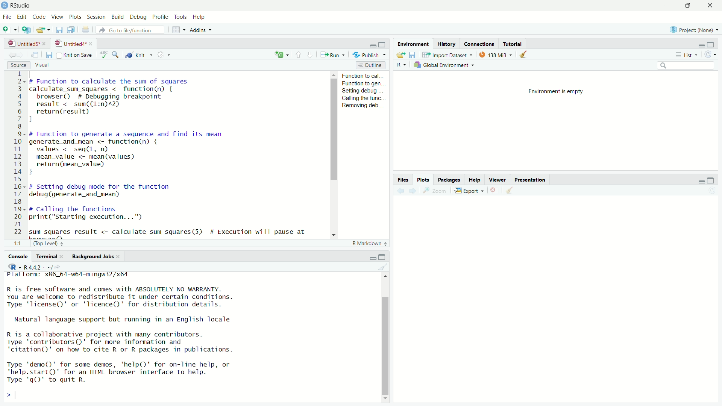 Image resolution: width=722 pixels, height=406 pixels. Describe the element at coordinates (386, 399) in the screenshot. I see `move down` at that location.